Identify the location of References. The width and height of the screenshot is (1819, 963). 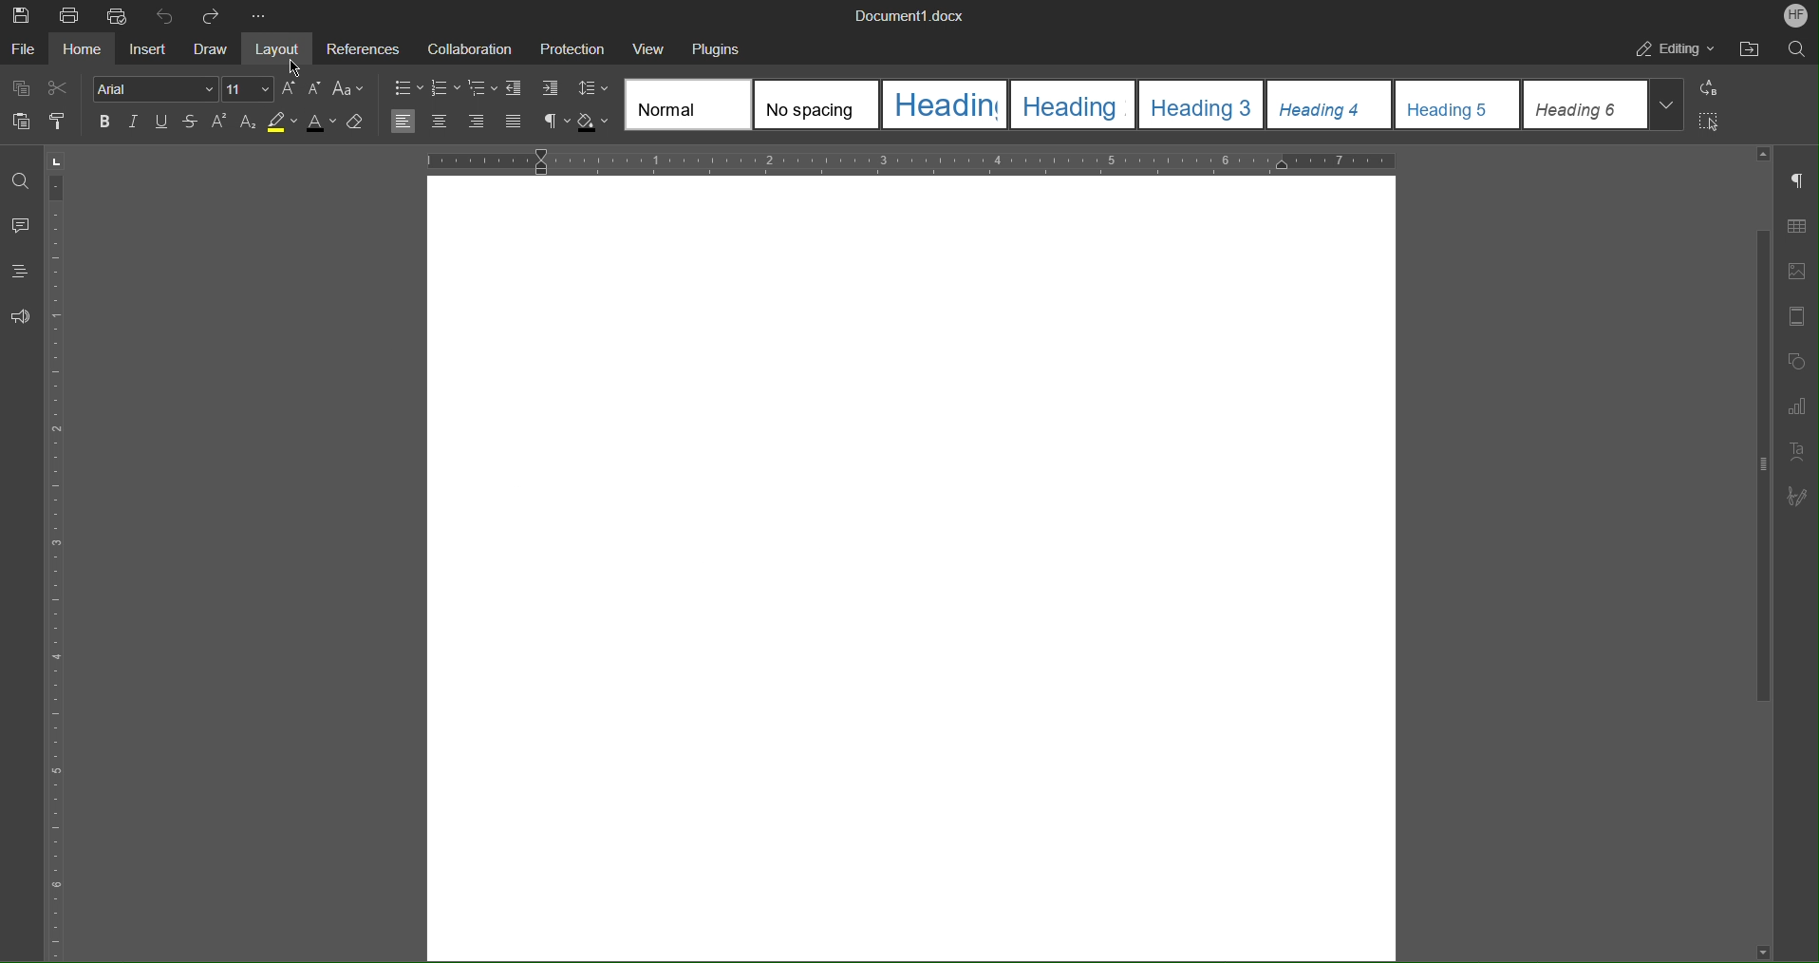
(360, 48).